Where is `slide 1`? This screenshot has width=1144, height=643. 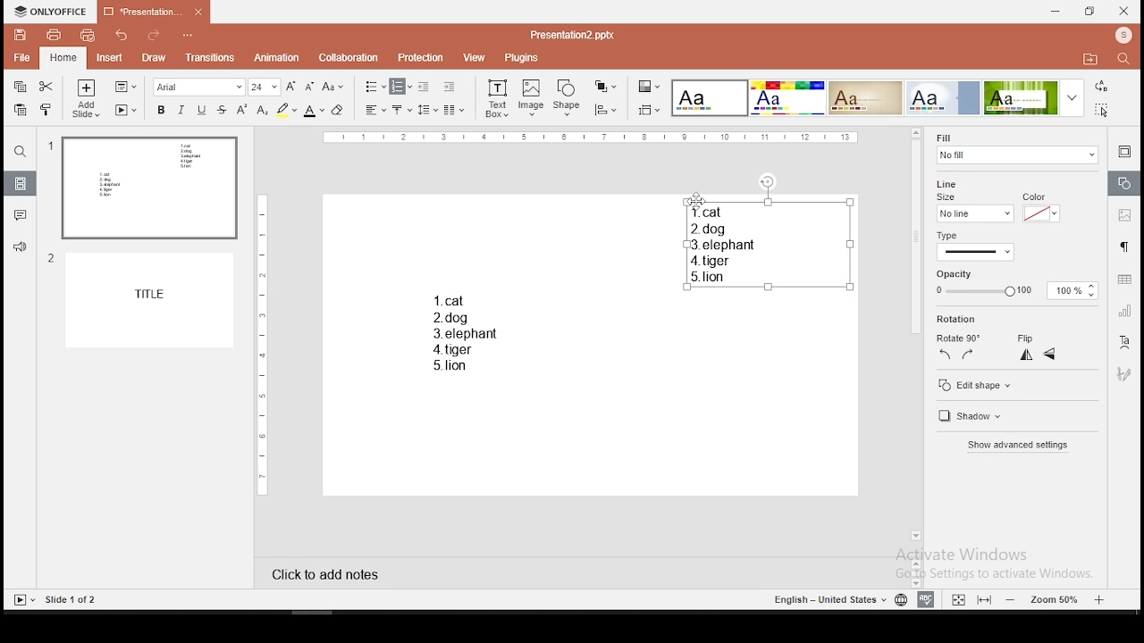 slide 1 is located at coordinates (148, 188).